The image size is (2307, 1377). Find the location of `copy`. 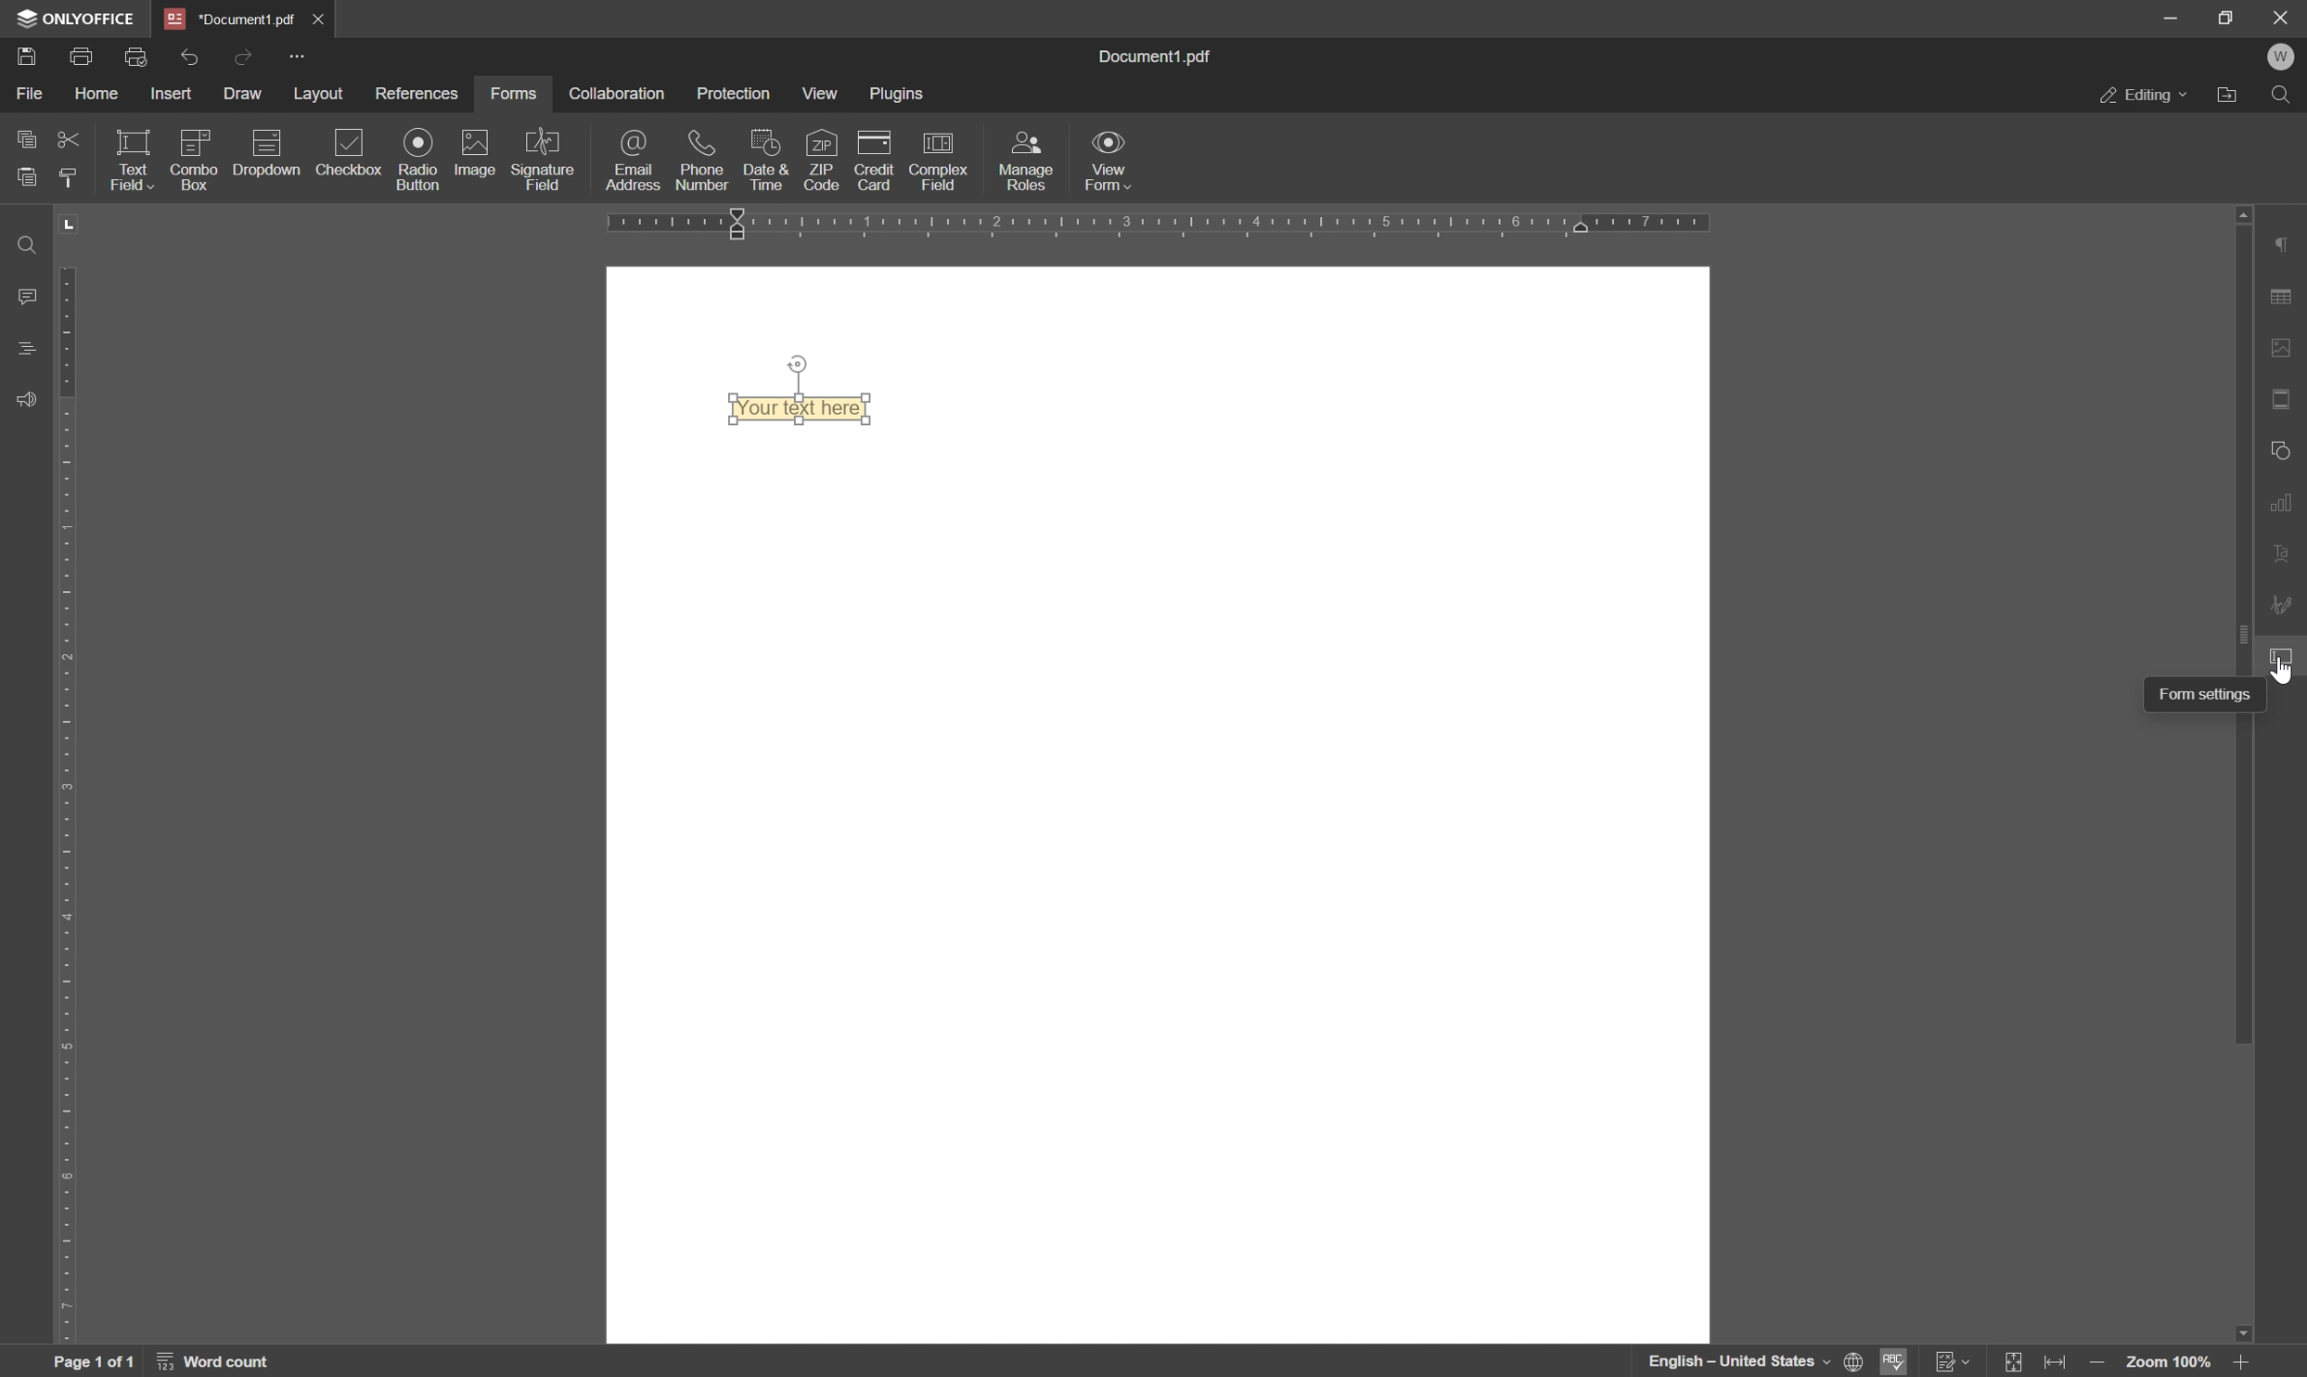

copy is located at coordinates (24, 140).